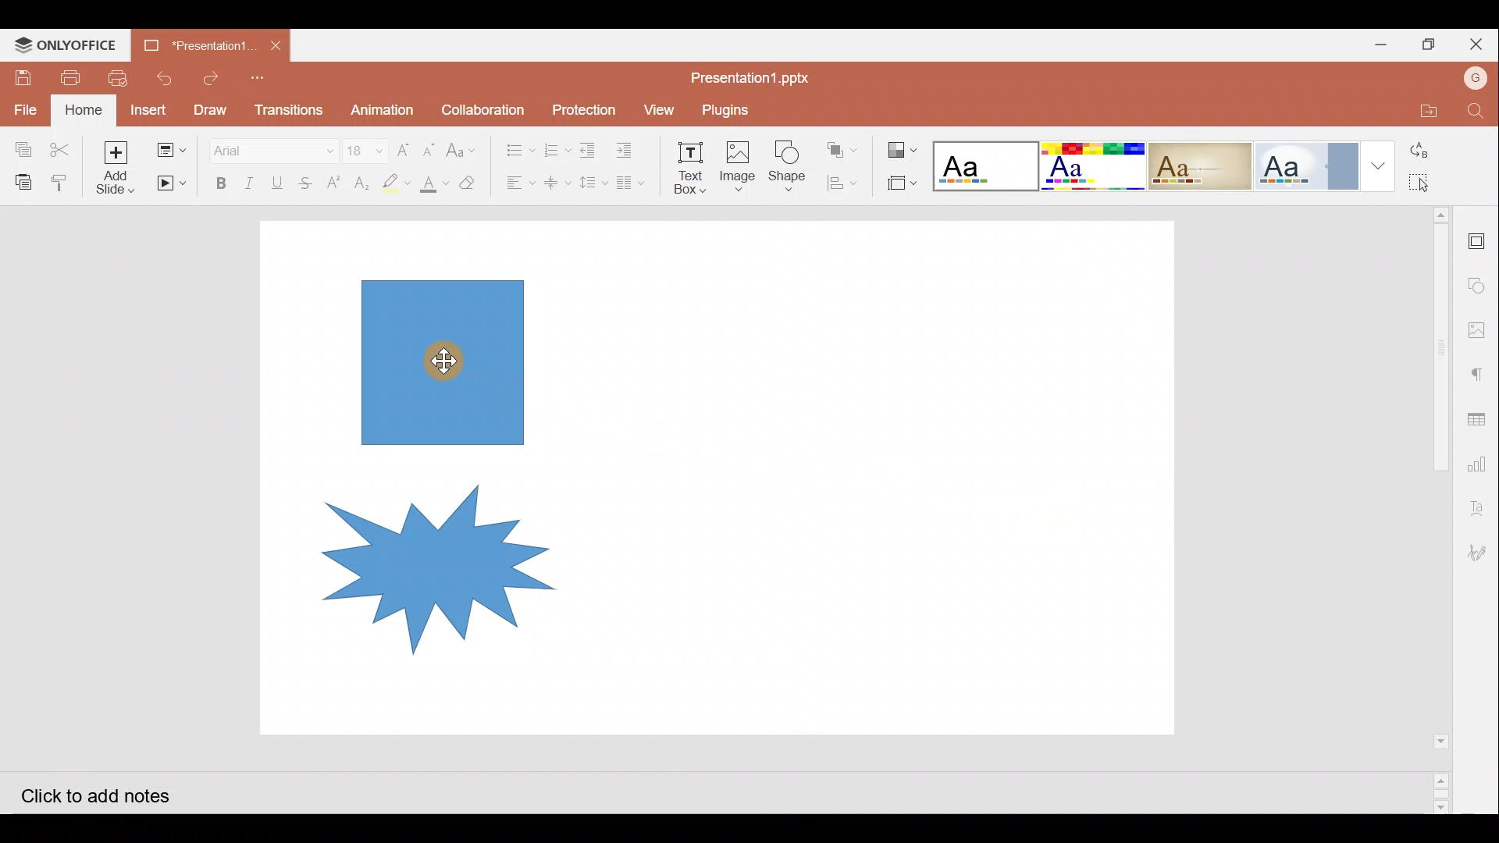 The height and width of the screenshot is (843, 1499). Describe the element at coordinates (280, 46) in the screenshot. I see `Close document` at that location.